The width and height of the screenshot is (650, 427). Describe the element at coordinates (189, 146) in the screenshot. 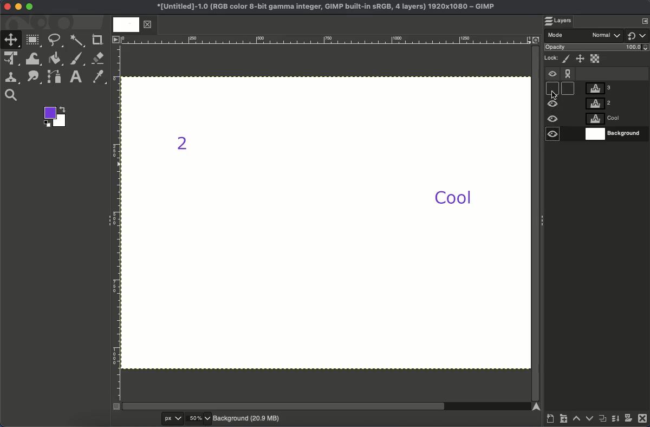

I see `2` at that location.